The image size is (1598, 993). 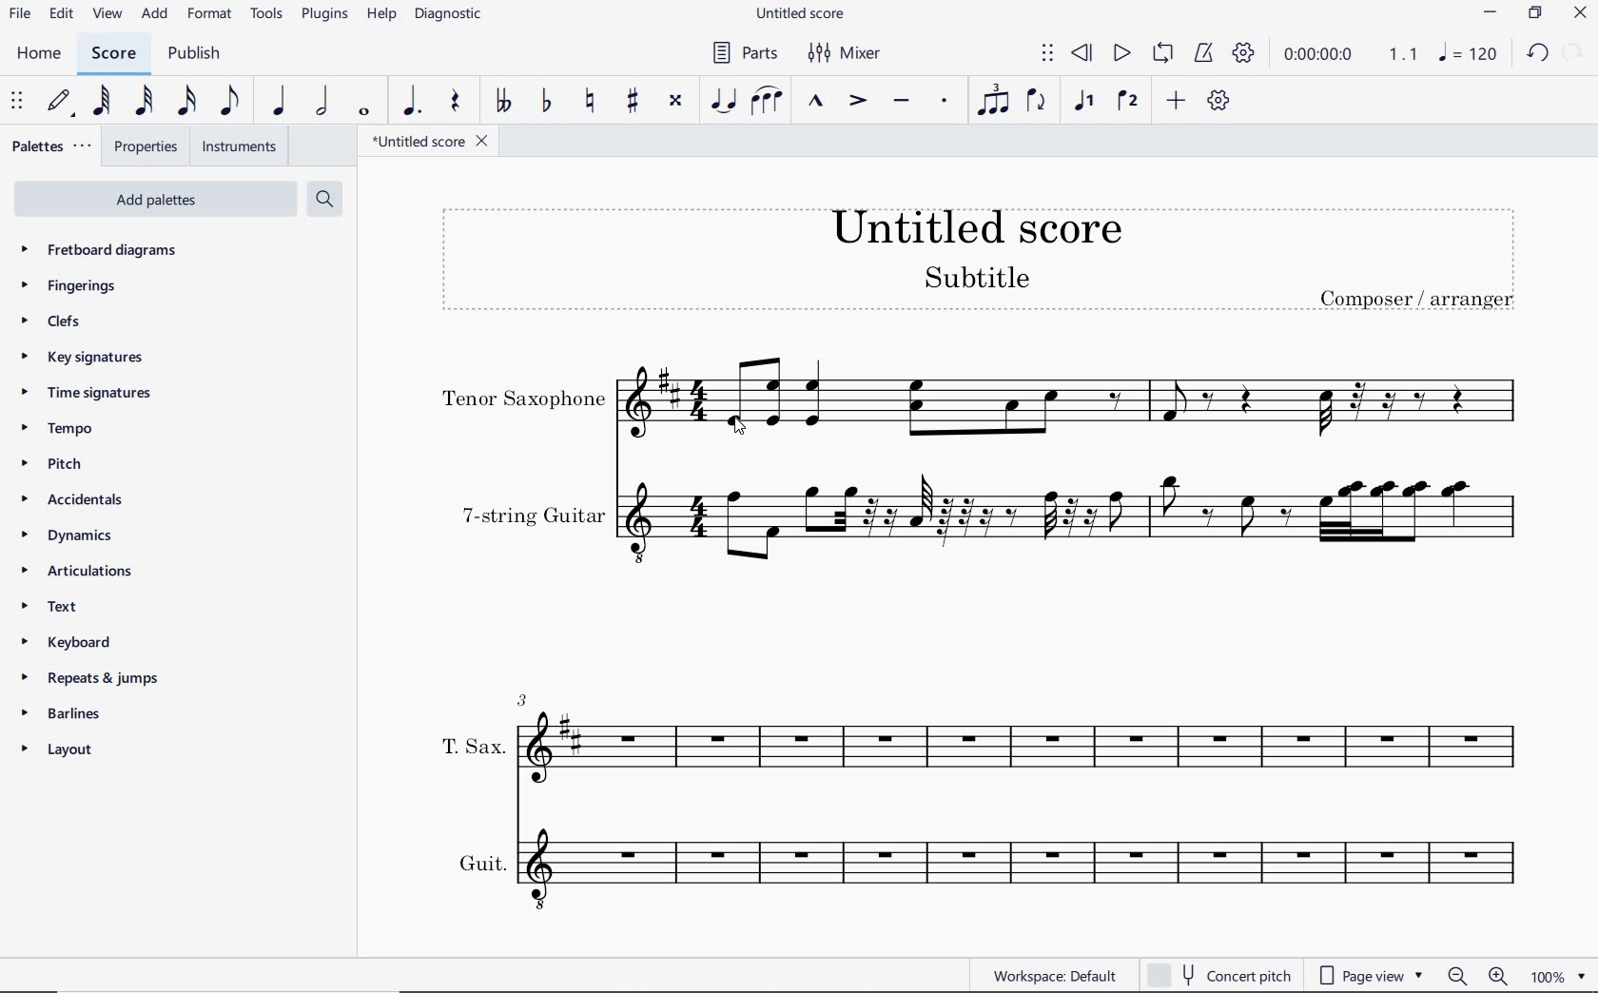 What do you see at coordinates (37, 54) in the screenshot?
I see `HOME` at bounding box center [37, 54].